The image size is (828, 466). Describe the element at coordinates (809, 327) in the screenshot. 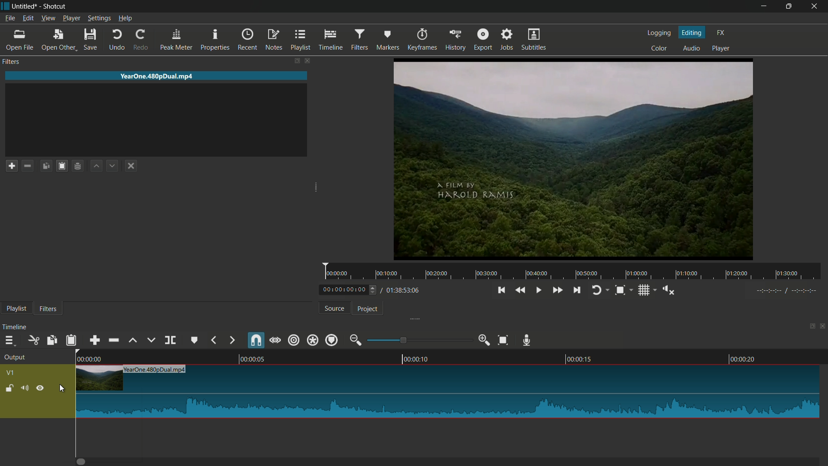

I see `change layout` at that location.